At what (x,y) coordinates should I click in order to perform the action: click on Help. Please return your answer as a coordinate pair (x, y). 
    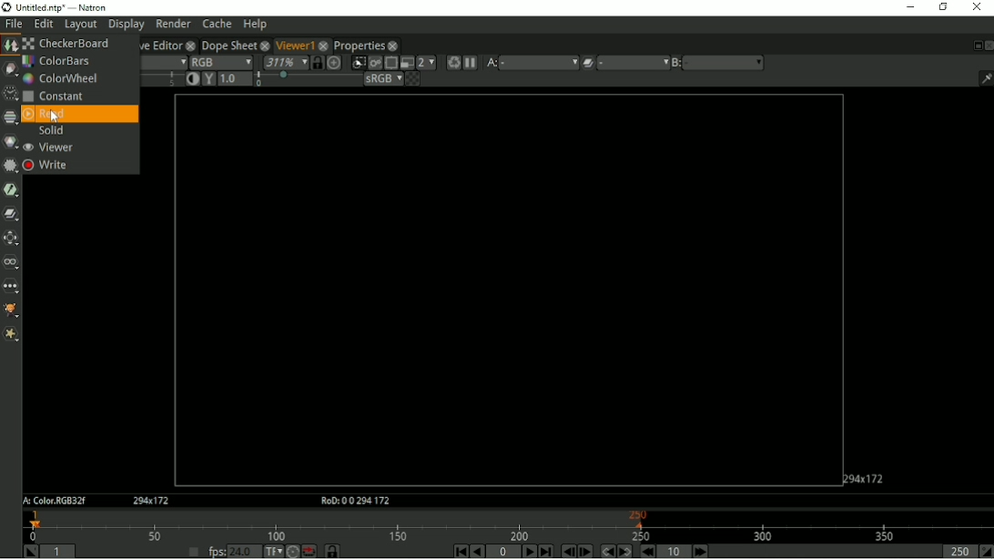
    Looking at the image, I should click on (256, 24).